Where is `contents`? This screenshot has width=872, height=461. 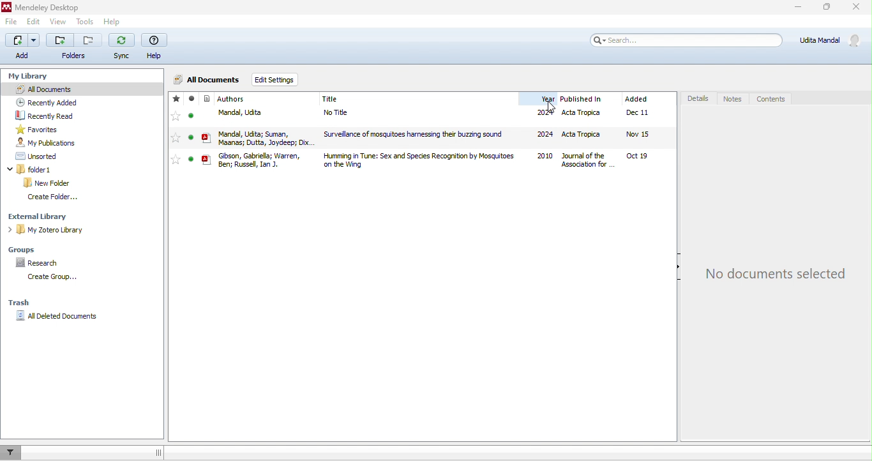 contents is located at coordinates (774, 99).